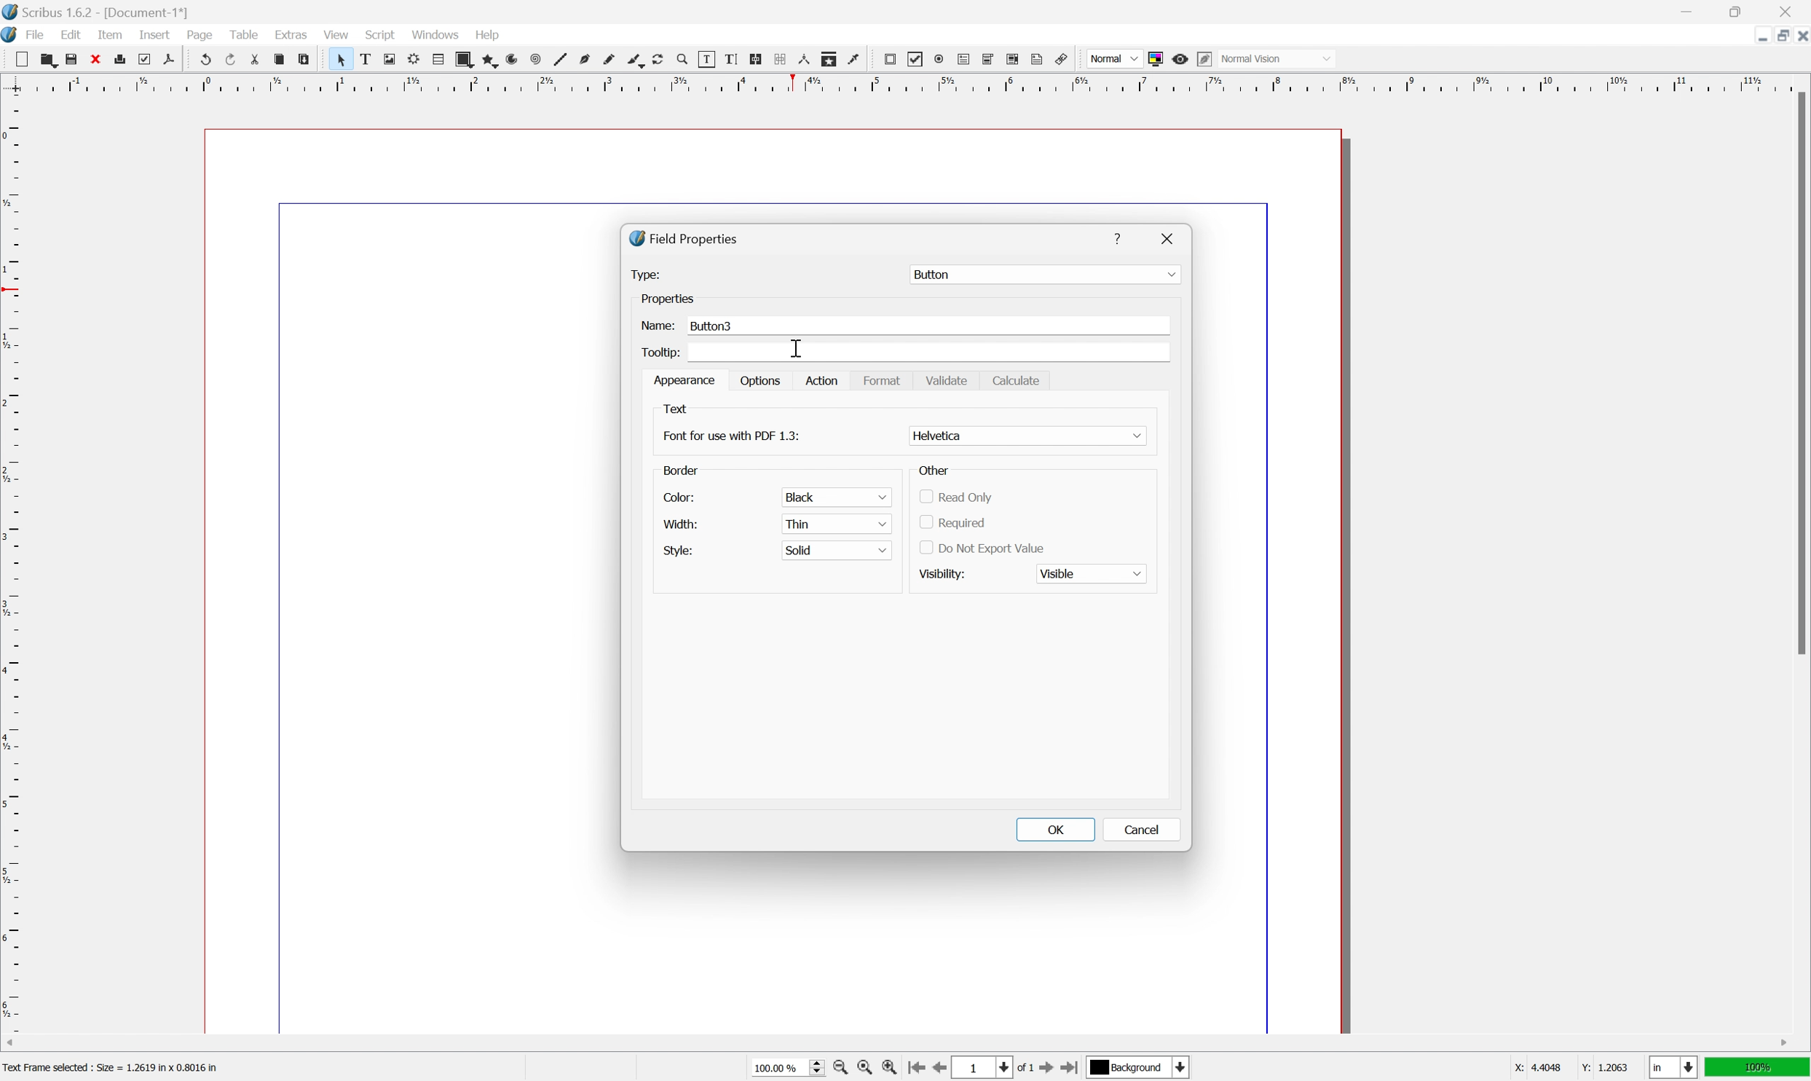 This screenshot has width=1811, height=1081. Describe the element at coordinates (698, 297) in the screenshot. I see `Properties` at that location.